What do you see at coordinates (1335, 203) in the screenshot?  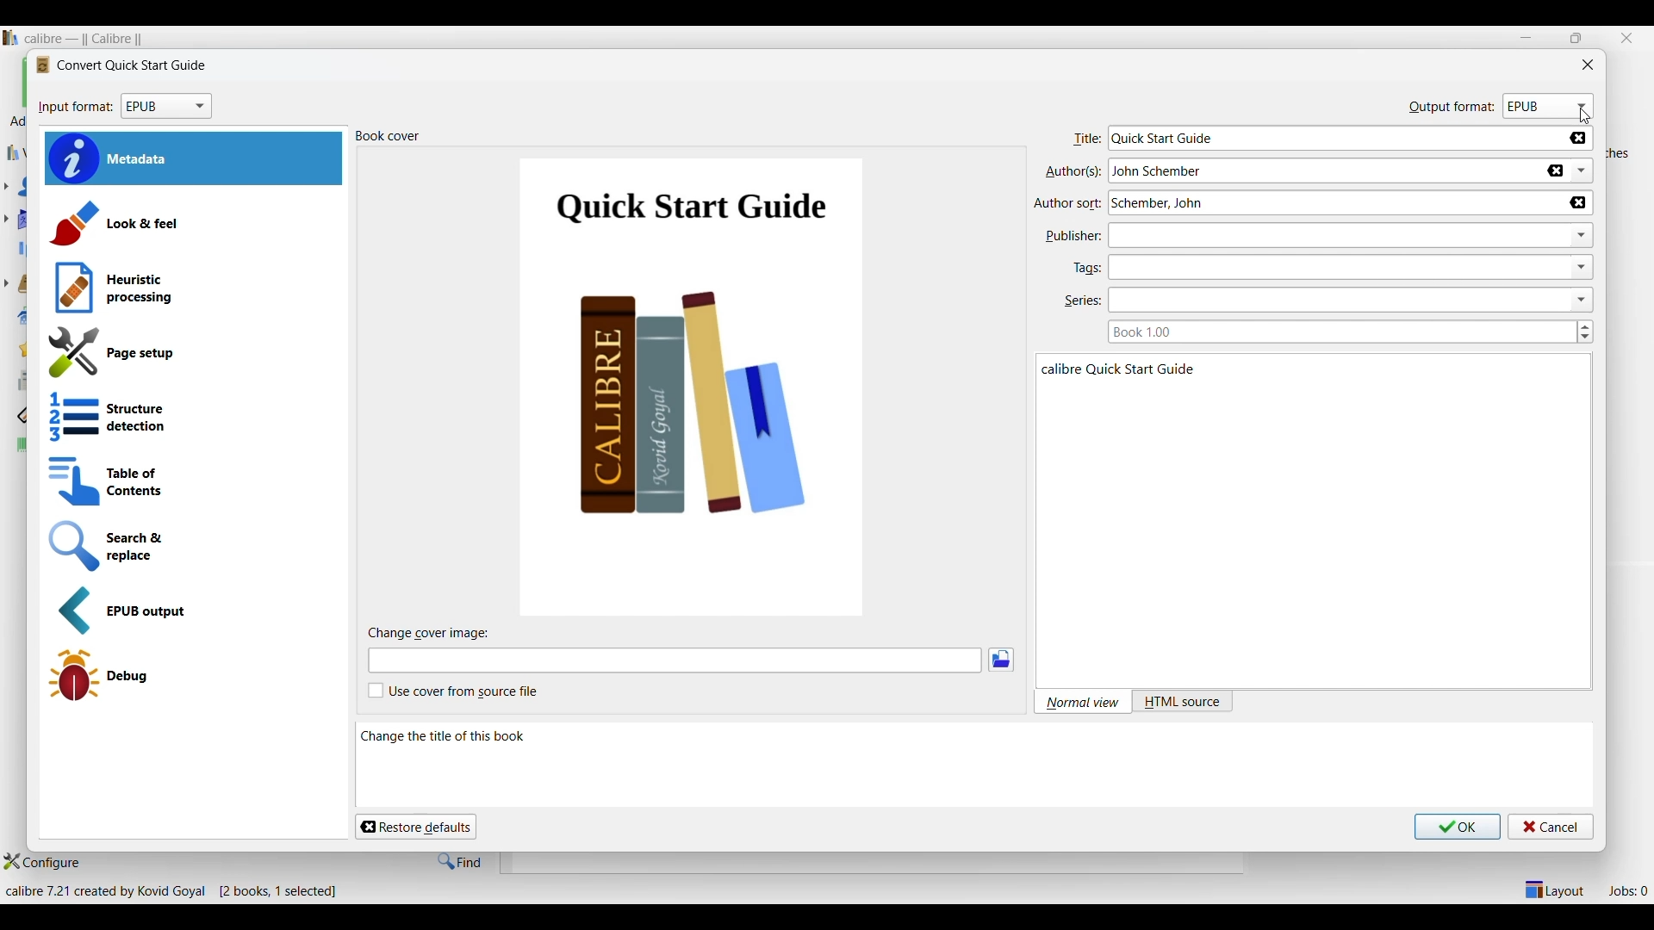 I see `Type in author name` at bounding box center [1335, 203].